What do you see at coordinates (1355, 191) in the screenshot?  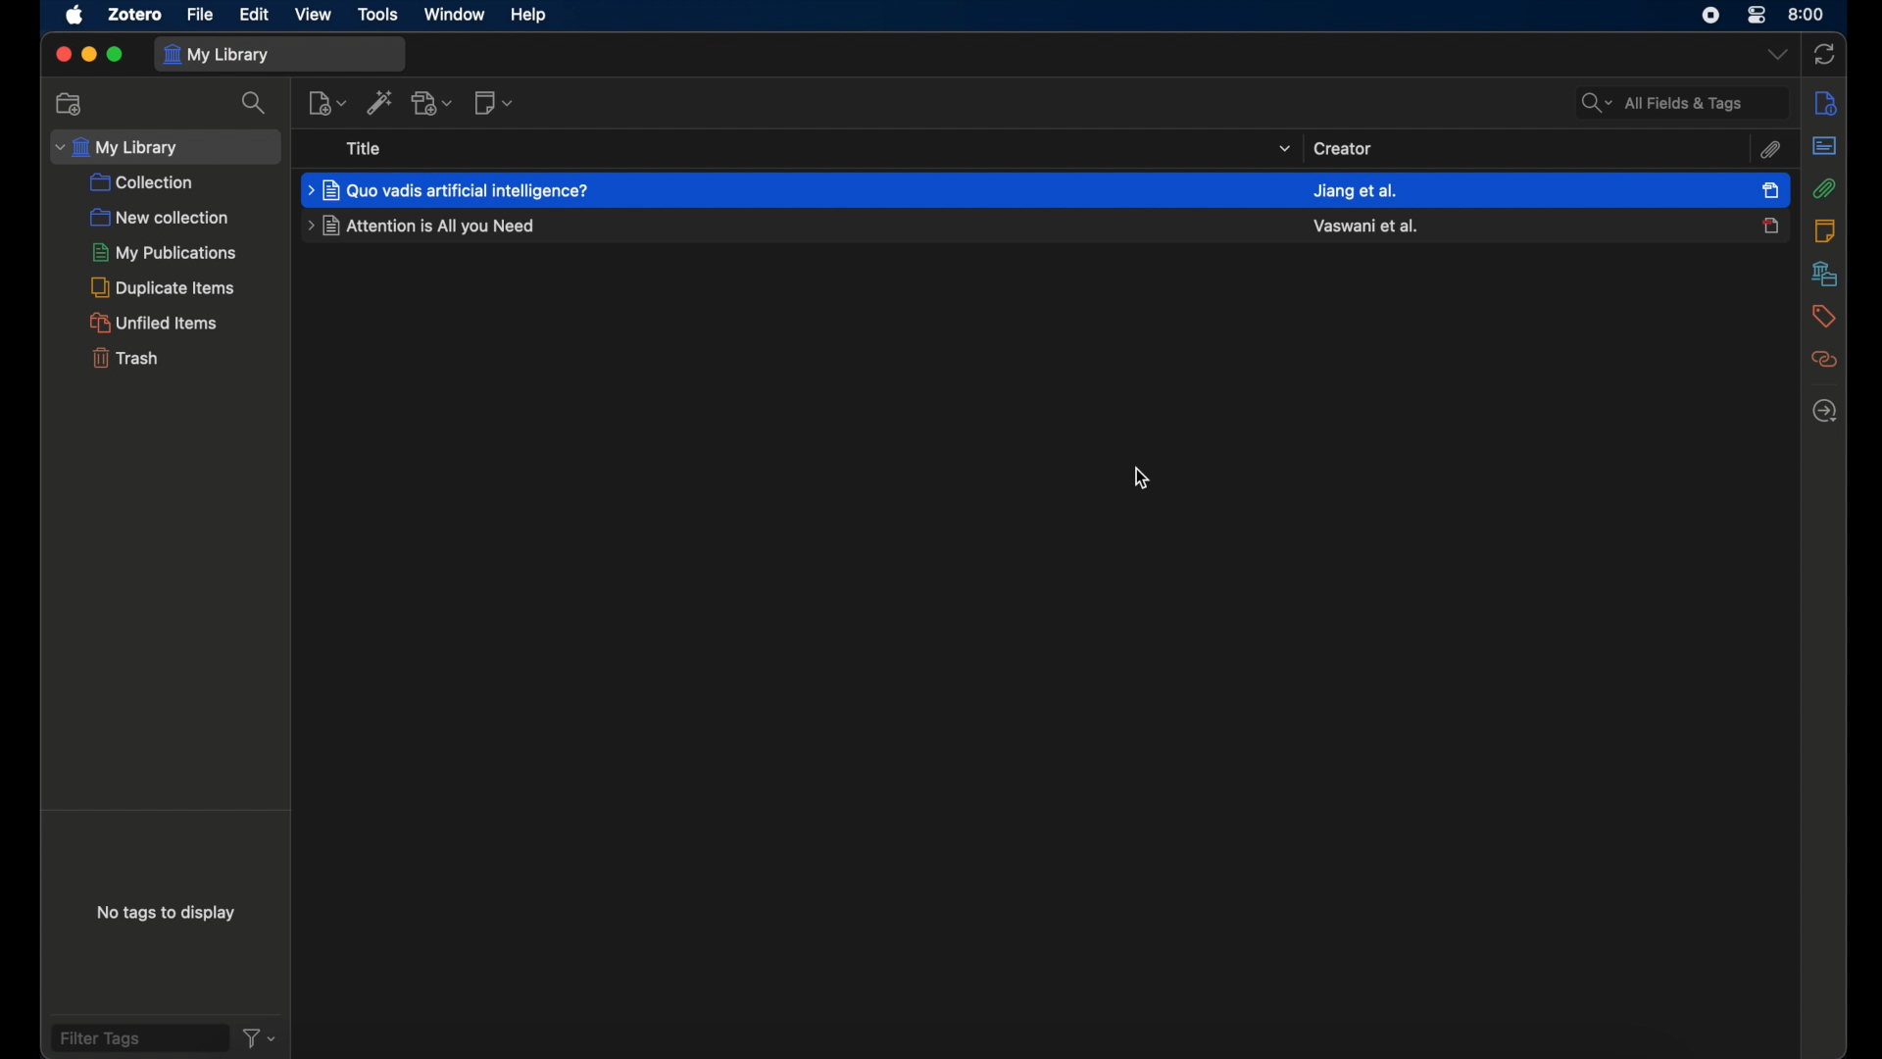 I see `creator name` at bounding box center [1355, 191].